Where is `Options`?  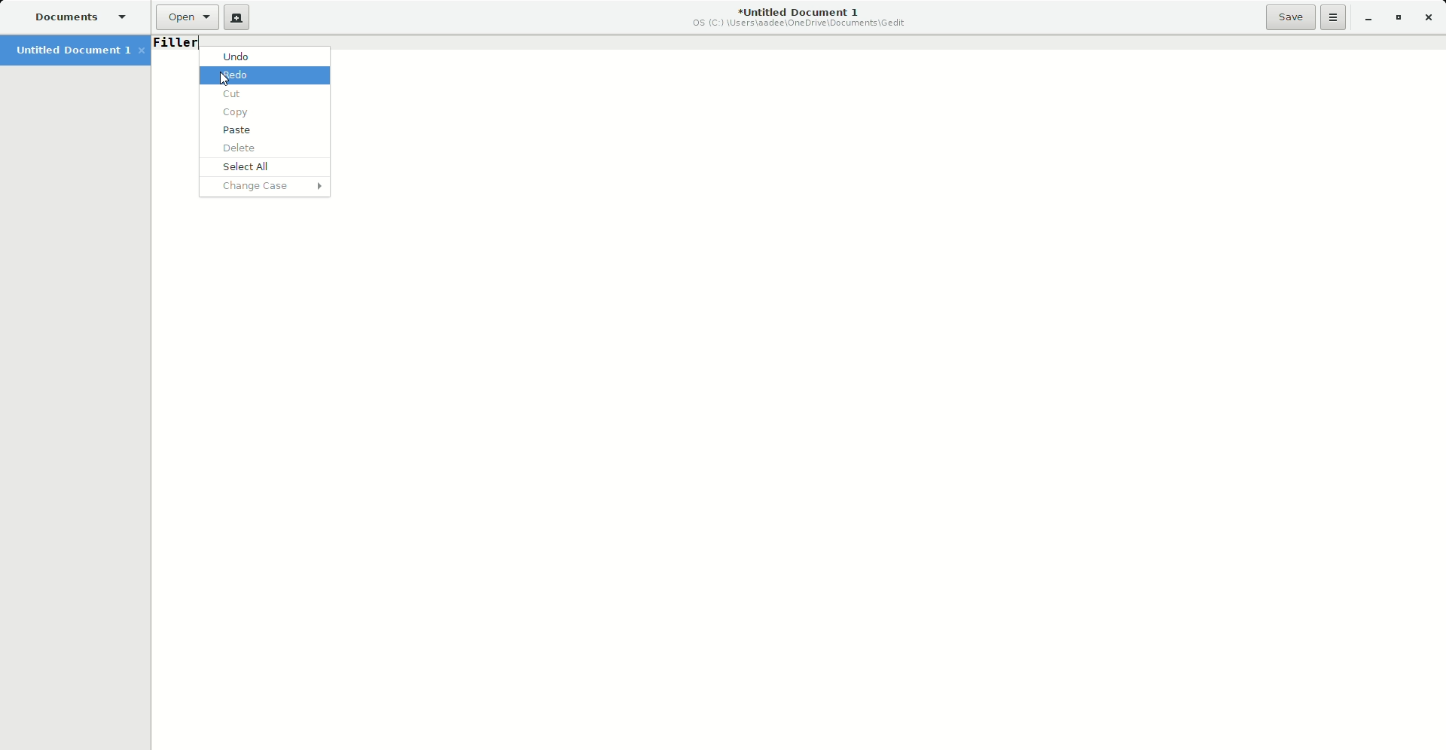 Options is located at coordinates (1334, 17).